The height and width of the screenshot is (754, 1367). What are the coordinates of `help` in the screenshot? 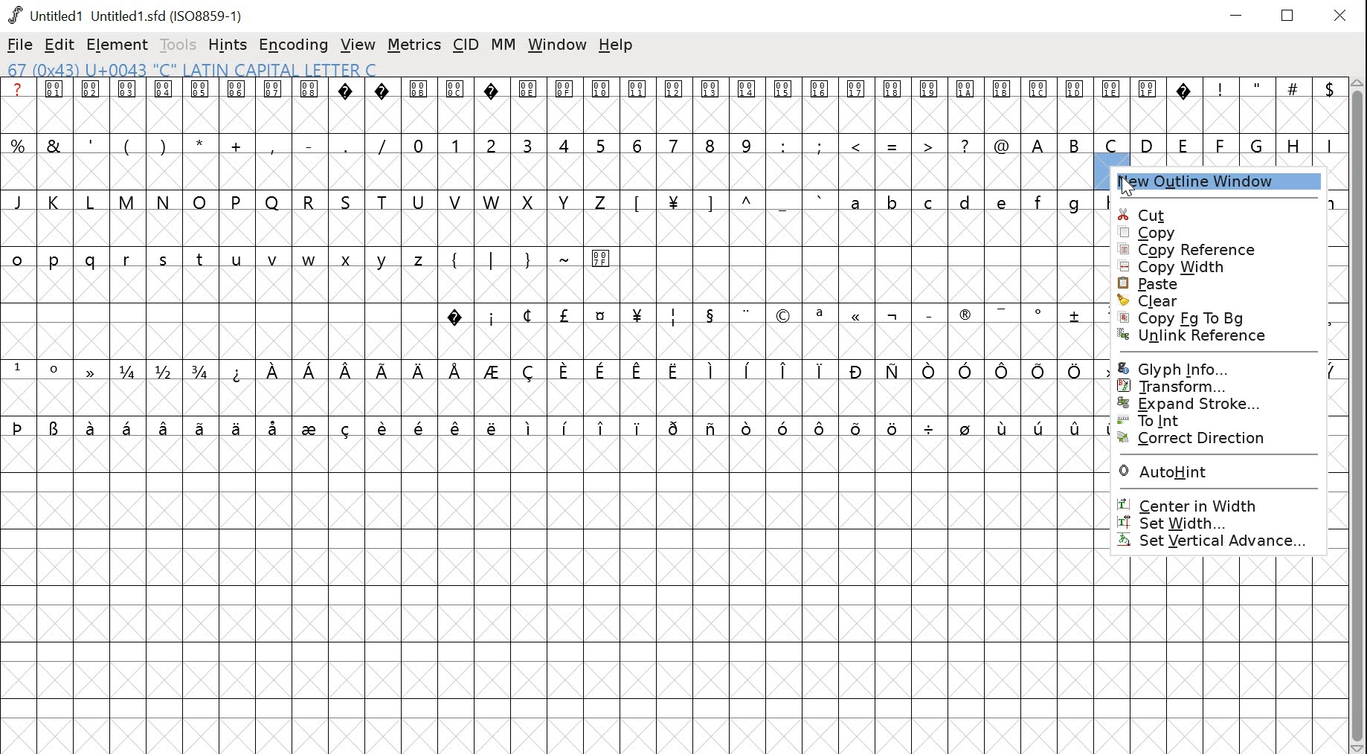 It's located at (617, 46).